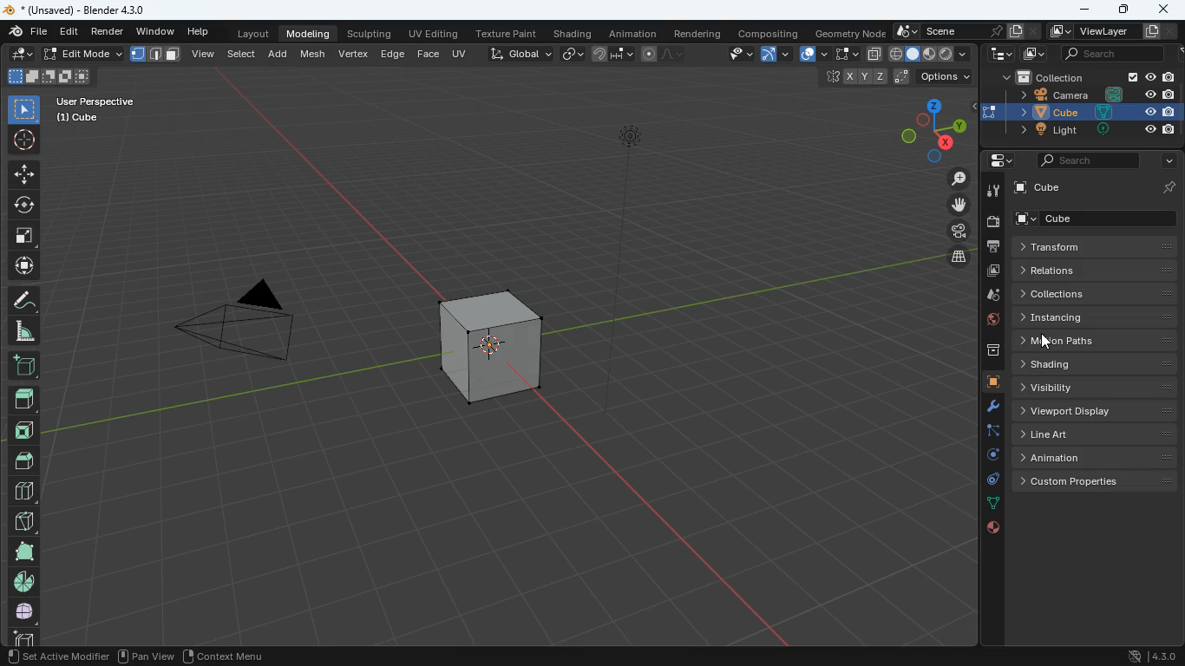 This screenshot has width=1185, height=666. Describe the element at coordinates (985, 408) in the screenshot. I see `modifier` at that location.